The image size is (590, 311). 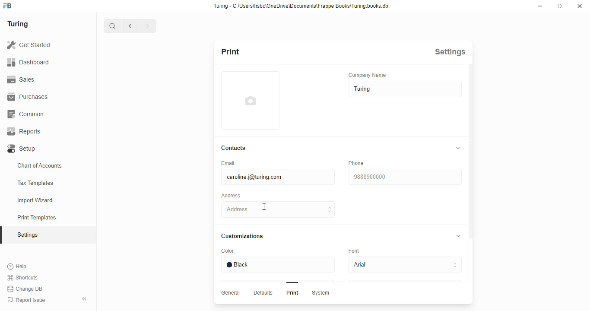 What do you see at coordinates (405, 177) in the screenshot?
I see `9888900000` at bounding box center [405, 177].